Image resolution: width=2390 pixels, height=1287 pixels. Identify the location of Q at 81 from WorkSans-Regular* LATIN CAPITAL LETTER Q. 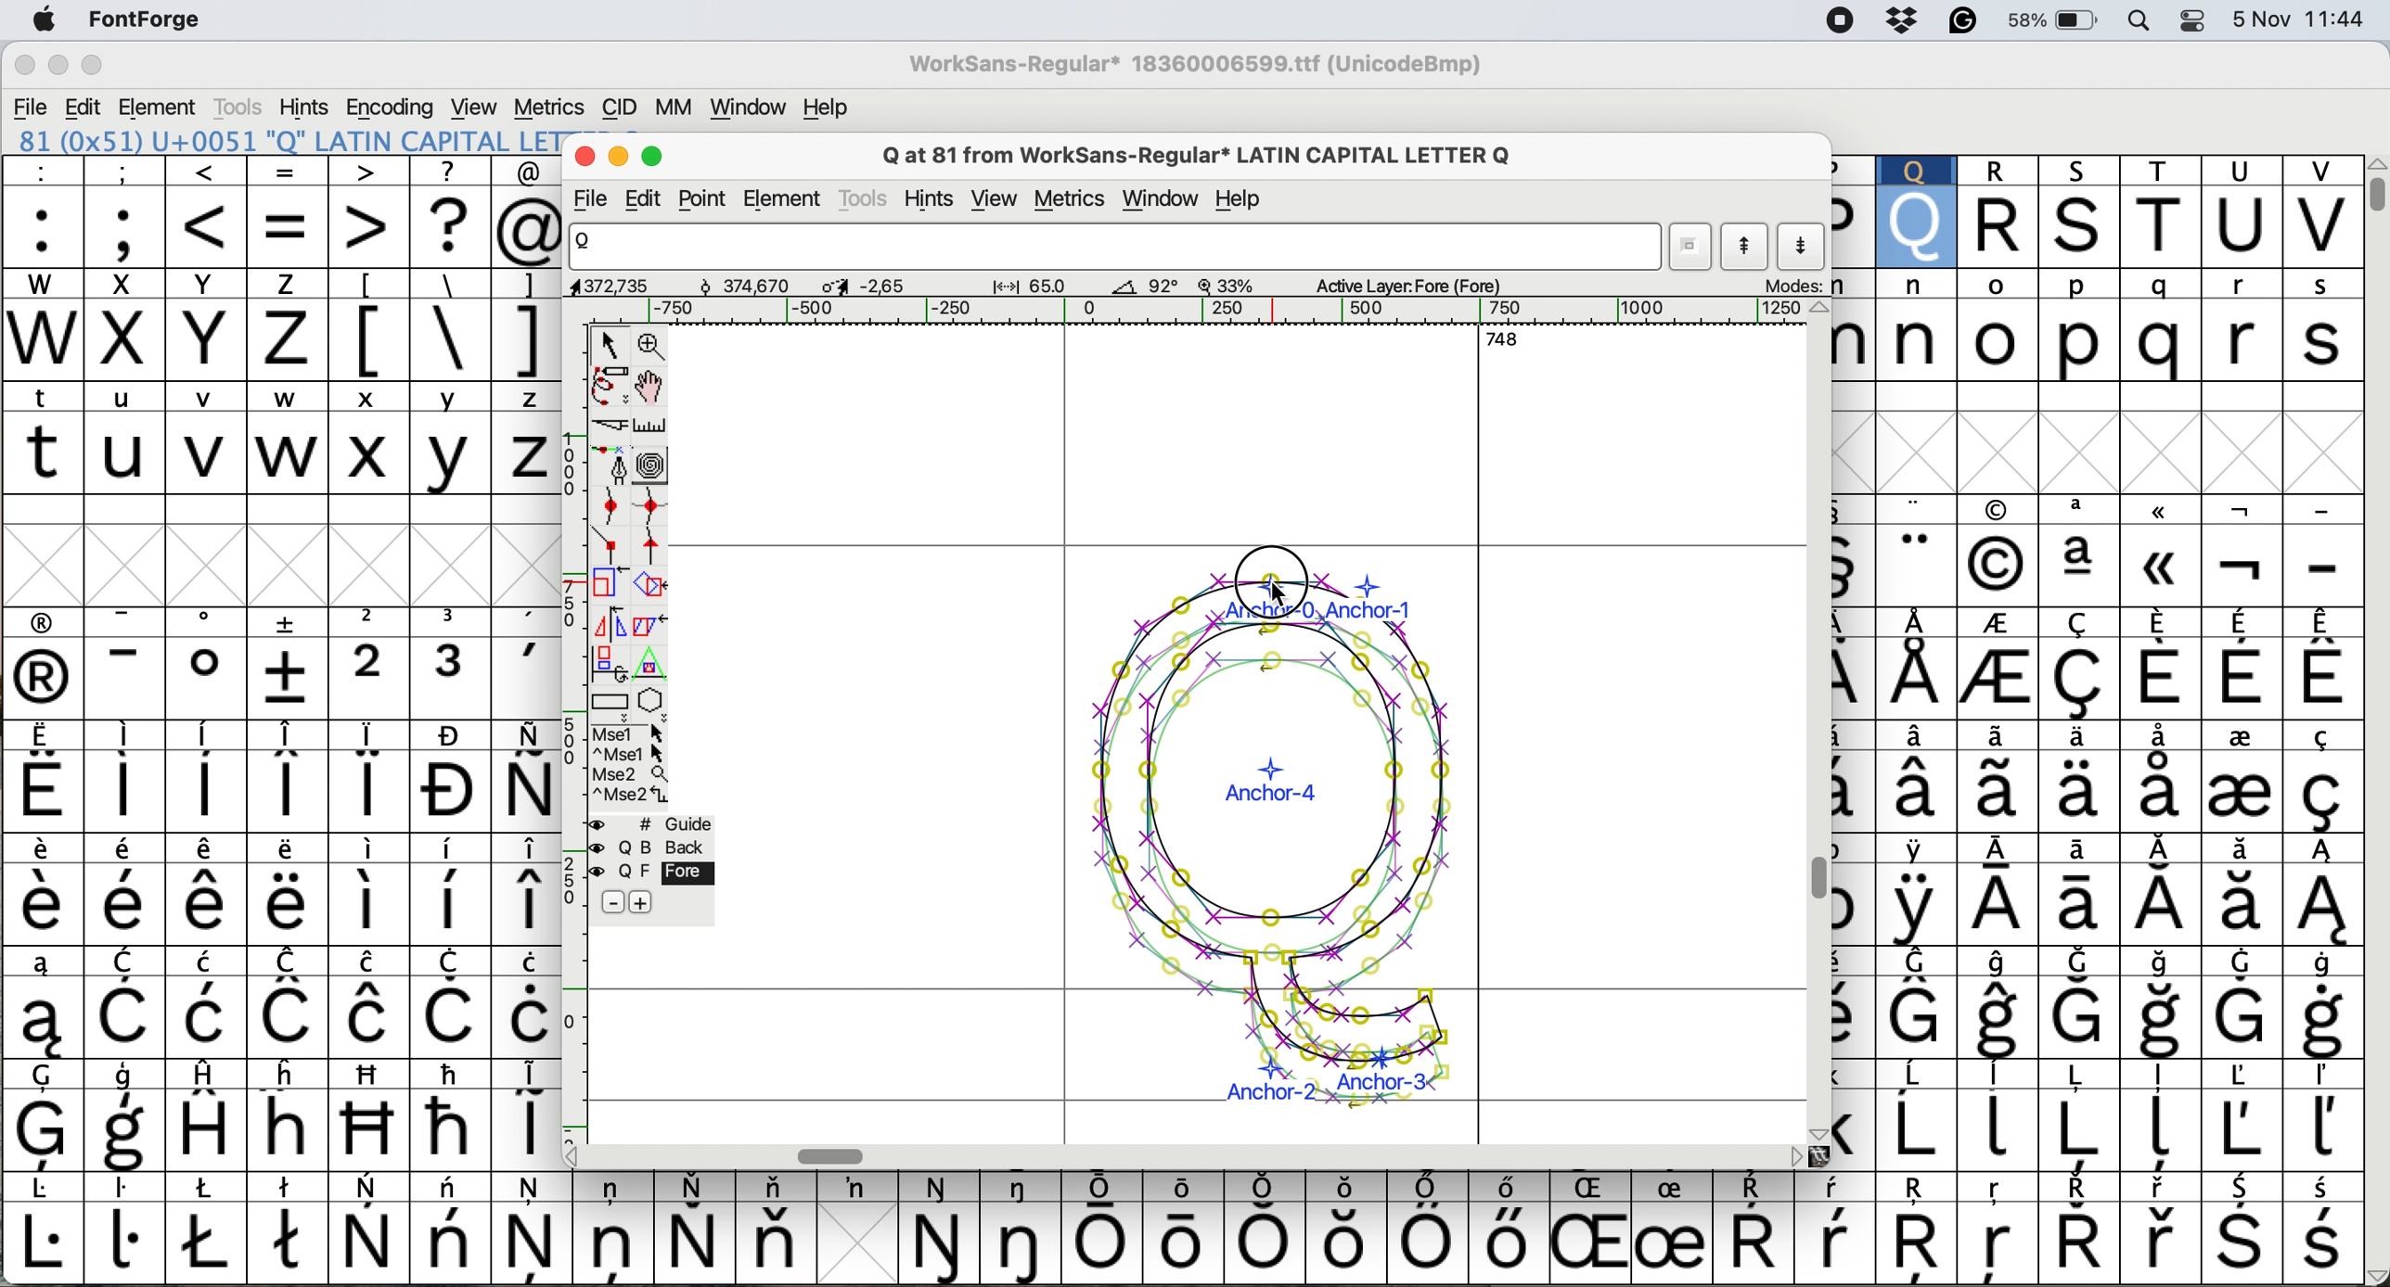
(1187, 156).